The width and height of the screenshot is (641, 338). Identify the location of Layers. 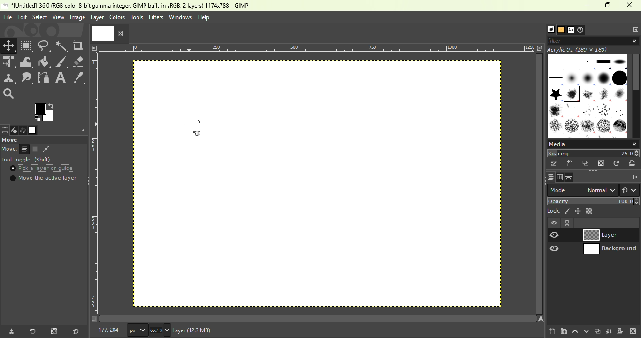
(549, 177).